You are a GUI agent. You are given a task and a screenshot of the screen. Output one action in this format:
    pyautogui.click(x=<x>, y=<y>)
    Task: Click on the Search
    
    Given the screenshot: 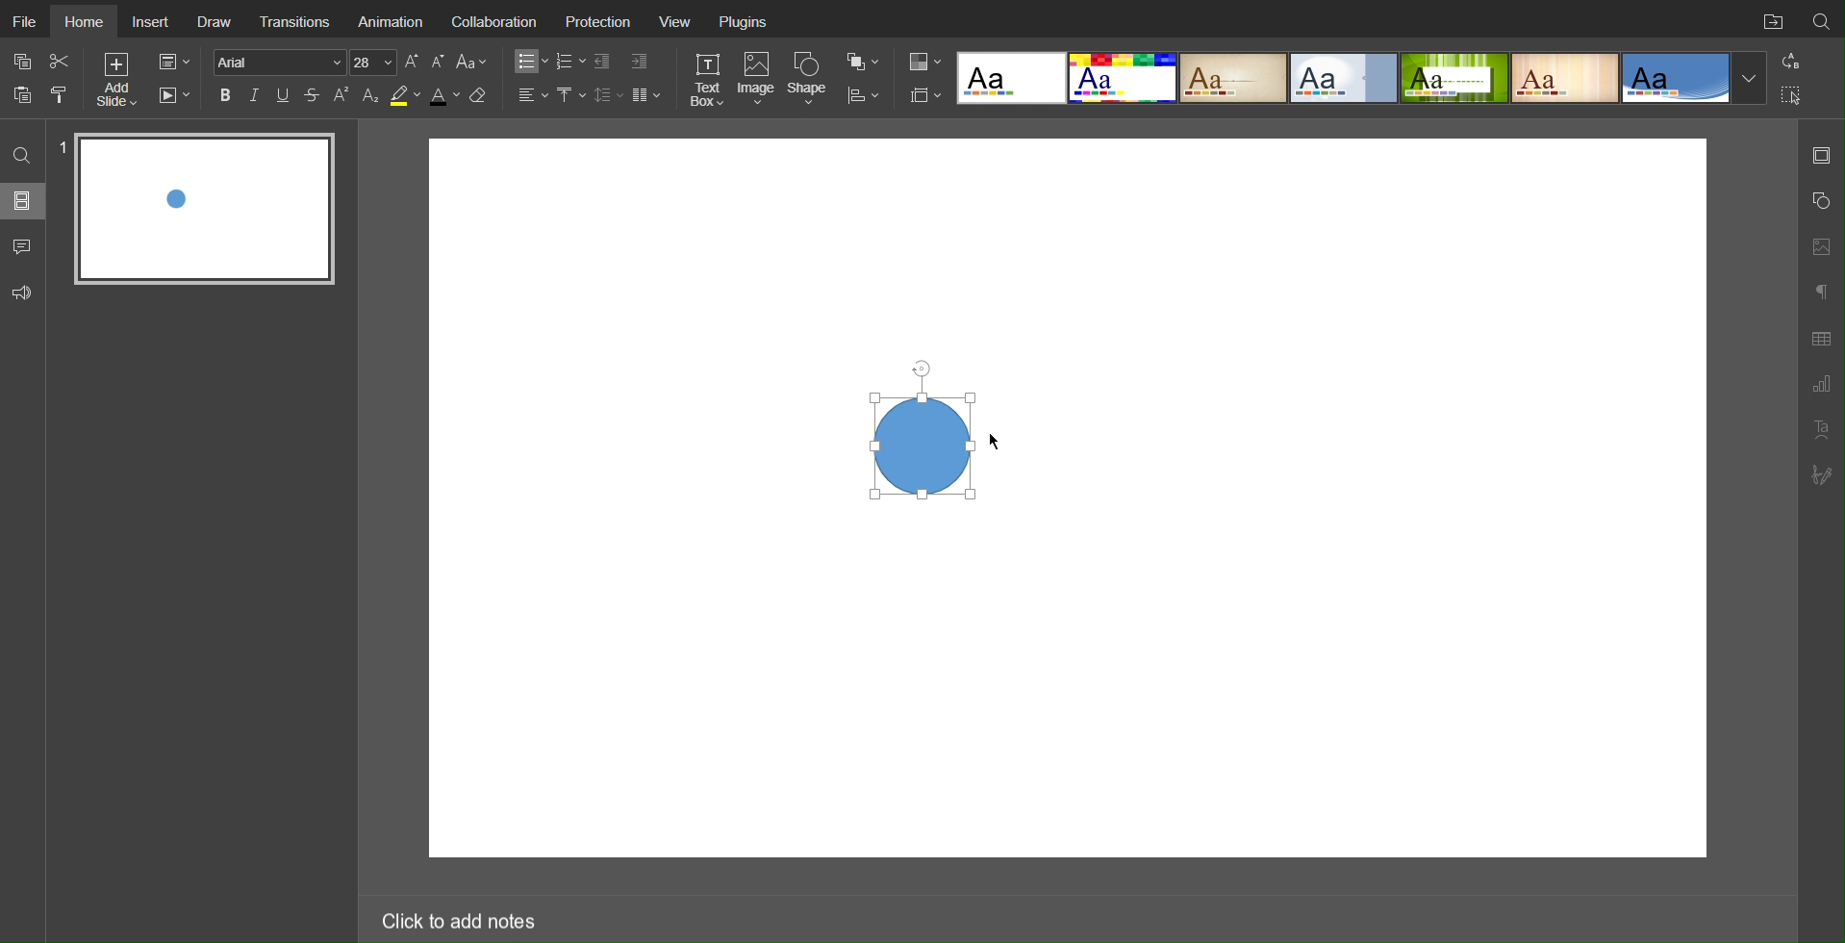 What is the action you would take?
    pyautogui.click(x=1822, y=18)
    